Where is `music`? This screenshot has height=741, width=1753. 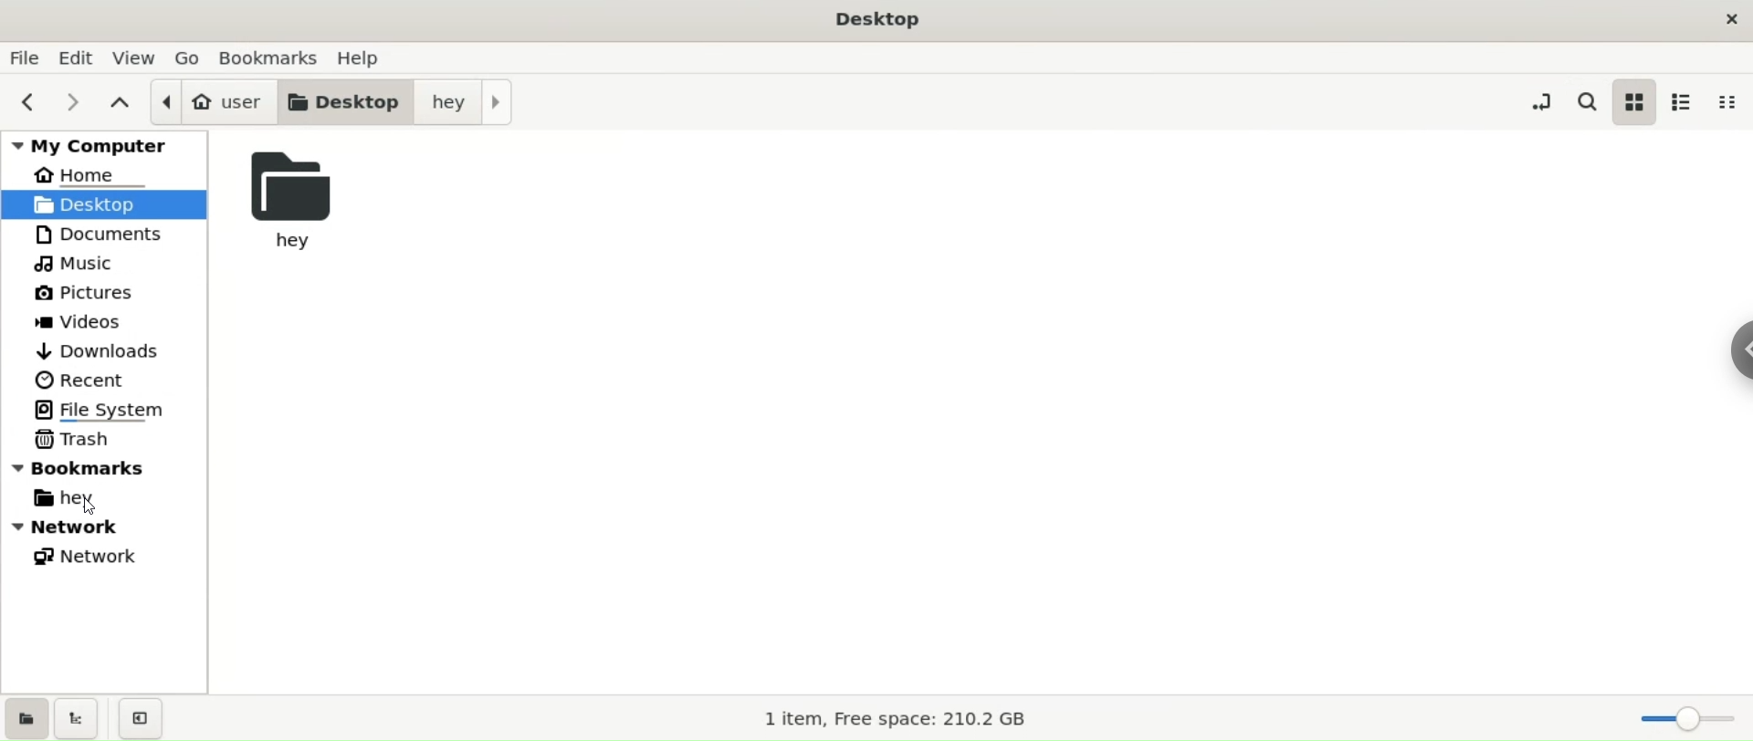
music is located at coordinates (79, 262).